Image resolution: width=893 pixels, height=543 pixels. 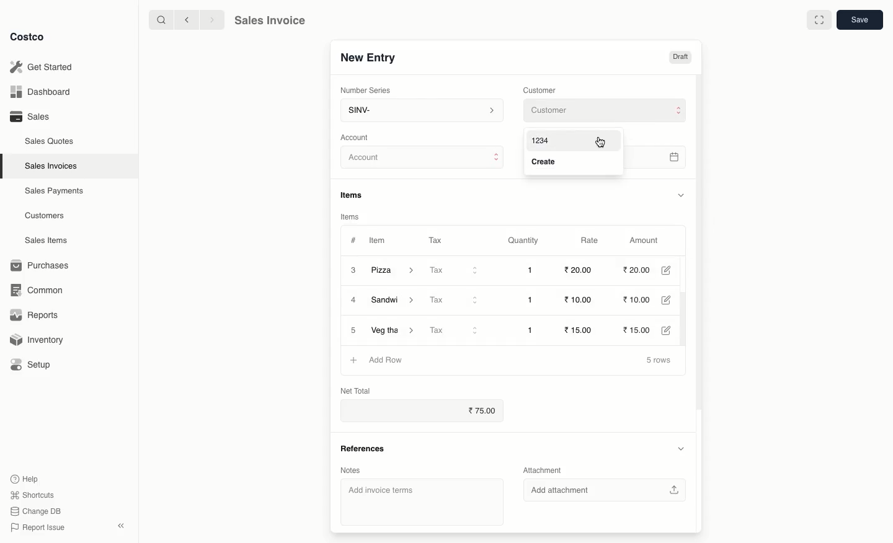 I want to click on Items, so click(x=350, y=216).